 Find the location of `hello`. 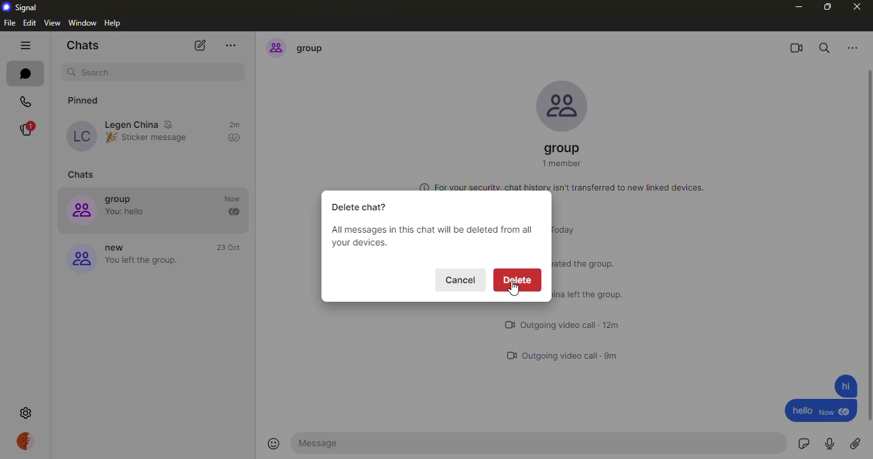

hello is located at coordinates (801, 412).